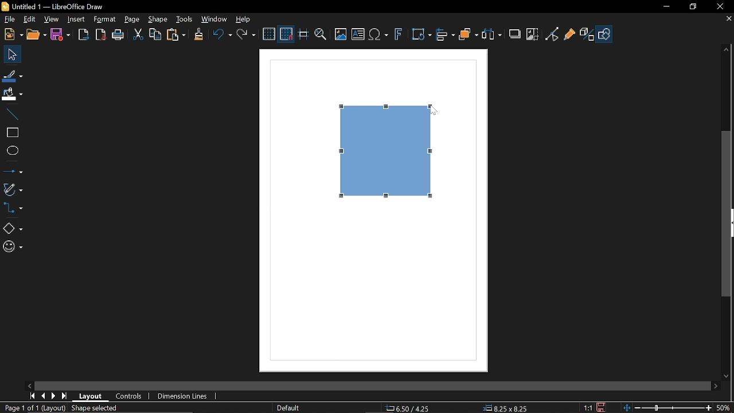 Image resolution: width=734 pixels, height=413 pixels. I want to click on 8.25x8.25 (Object Size), so click(505, 408).